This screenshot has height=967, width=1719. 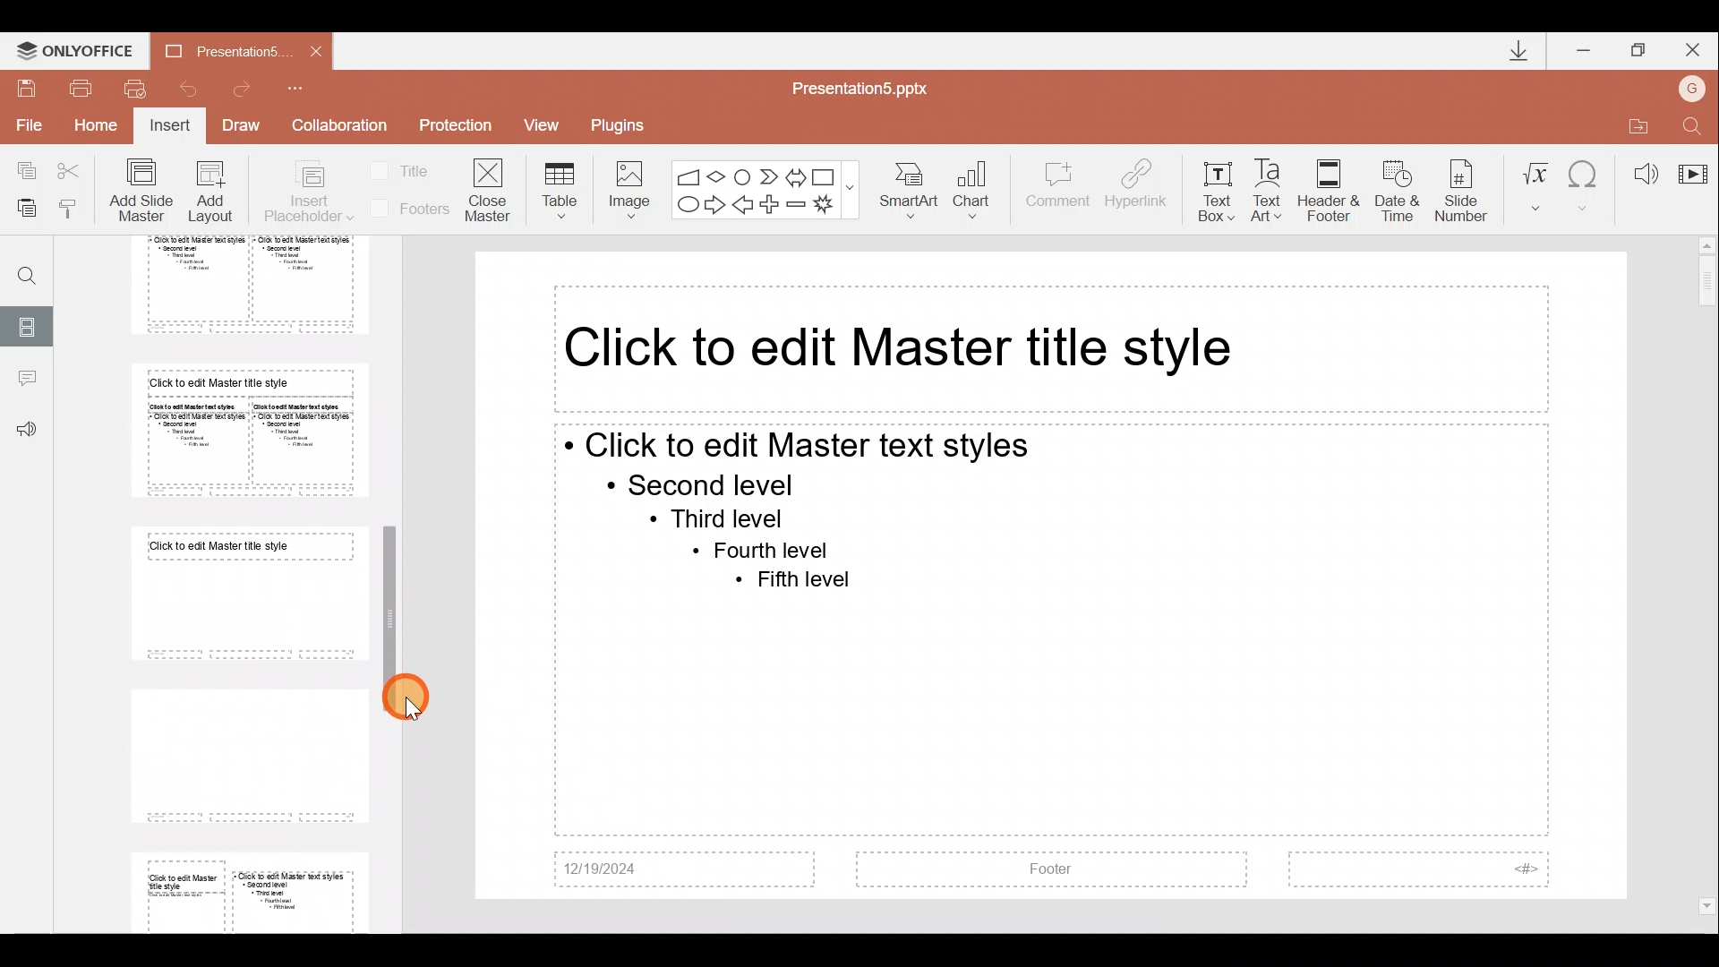 I want to click on Scroll bar, so click(x=1707, y=577).